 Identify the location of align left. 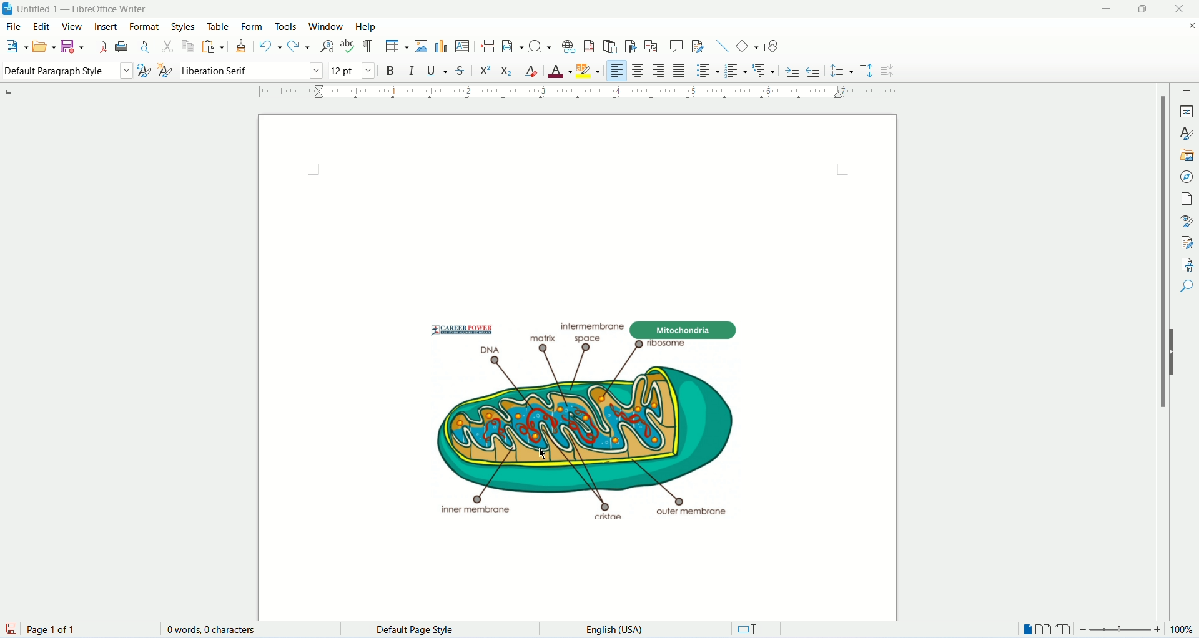
(618, 71).